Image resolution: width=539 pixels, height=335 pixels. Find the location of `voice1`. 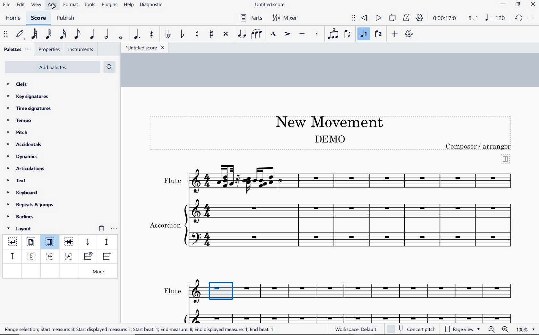

voice1 is located at coordinates (364, 34).